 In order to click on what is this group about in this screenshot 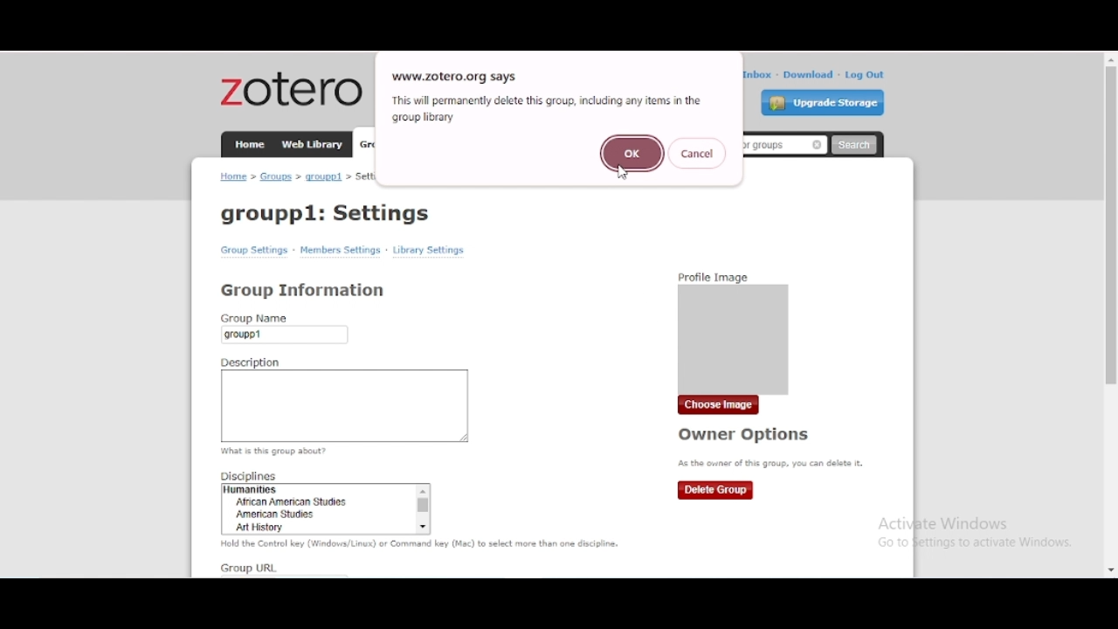, I will do `click(276, 452)`.